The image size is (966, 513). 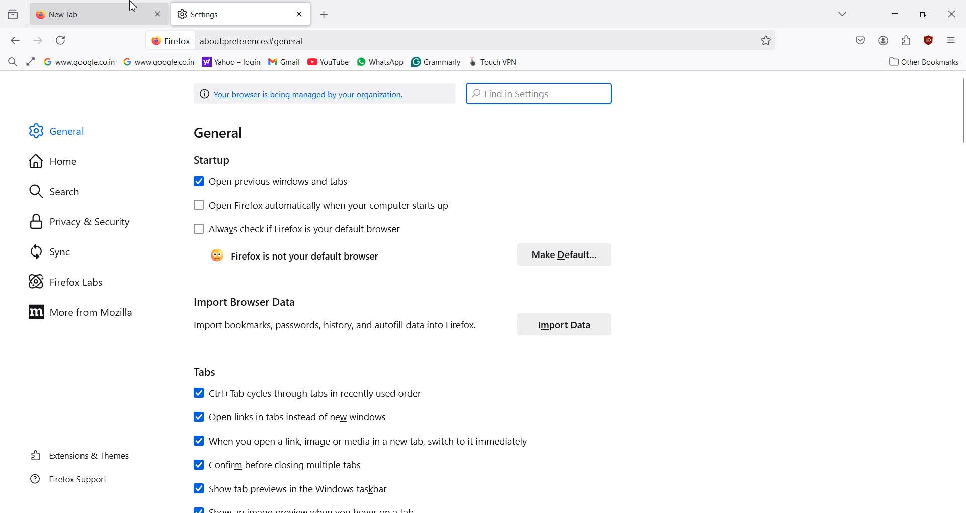 I want to click on Home, so click(x=56, y=162).